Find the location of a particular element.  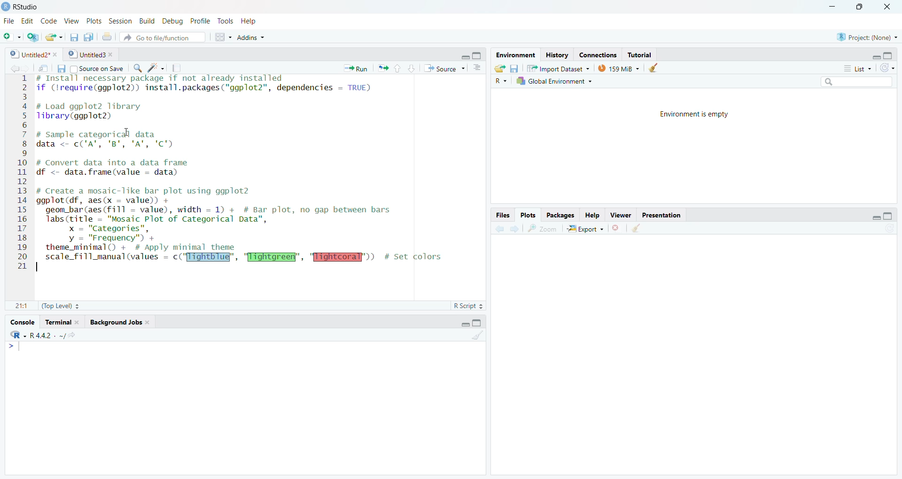

Code is located at coordinates (48, 21).